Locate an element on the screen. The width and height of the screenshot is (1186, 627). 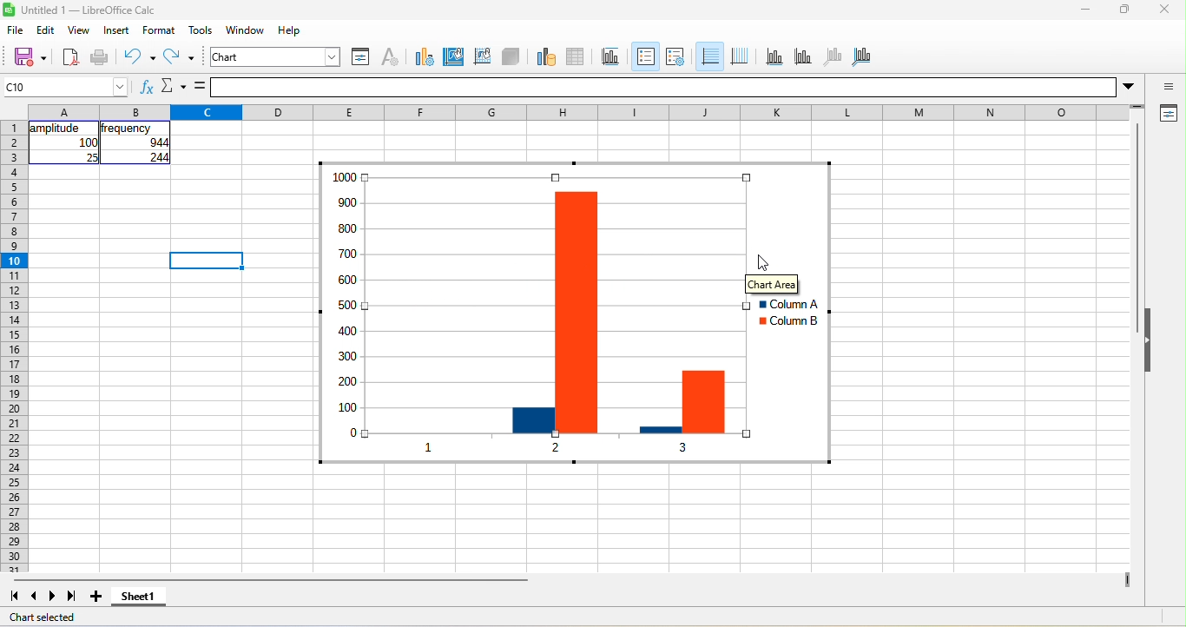
sidebar settings is located at coordinates (1169, 88).